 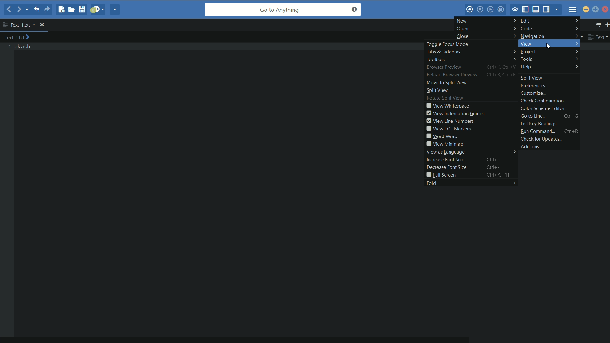 I want to click on close, so click(x=486, y=36).